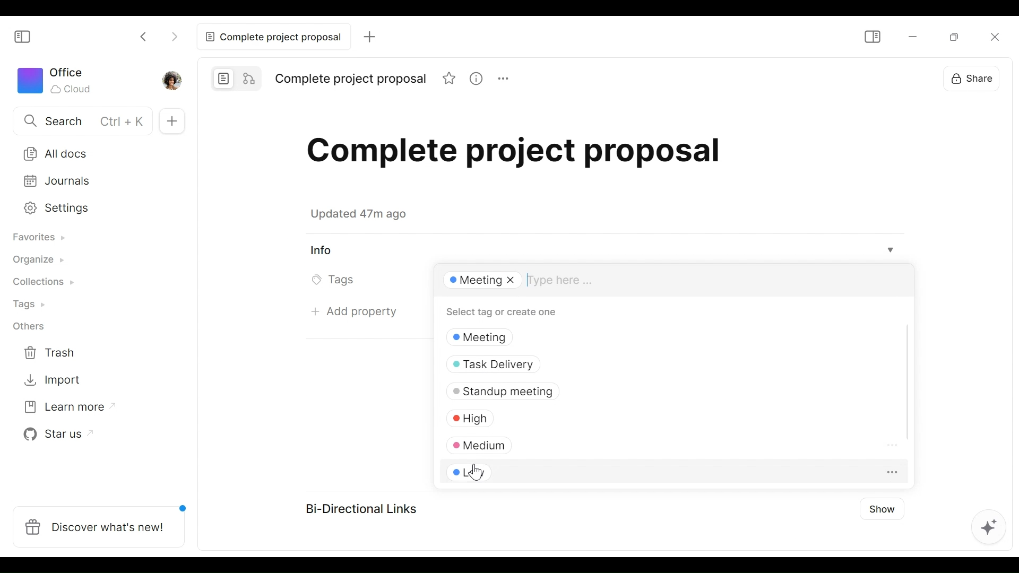 The height and width of the screenshot is (573, 1019). I want to click on Collections, so click(45, 283).